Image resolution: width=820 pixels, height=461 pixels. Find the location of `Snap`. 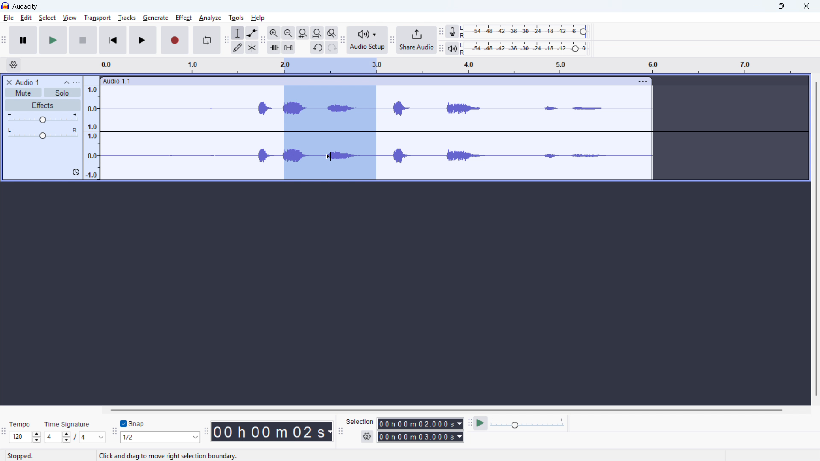

Snap is located at coordinates (134, 423).